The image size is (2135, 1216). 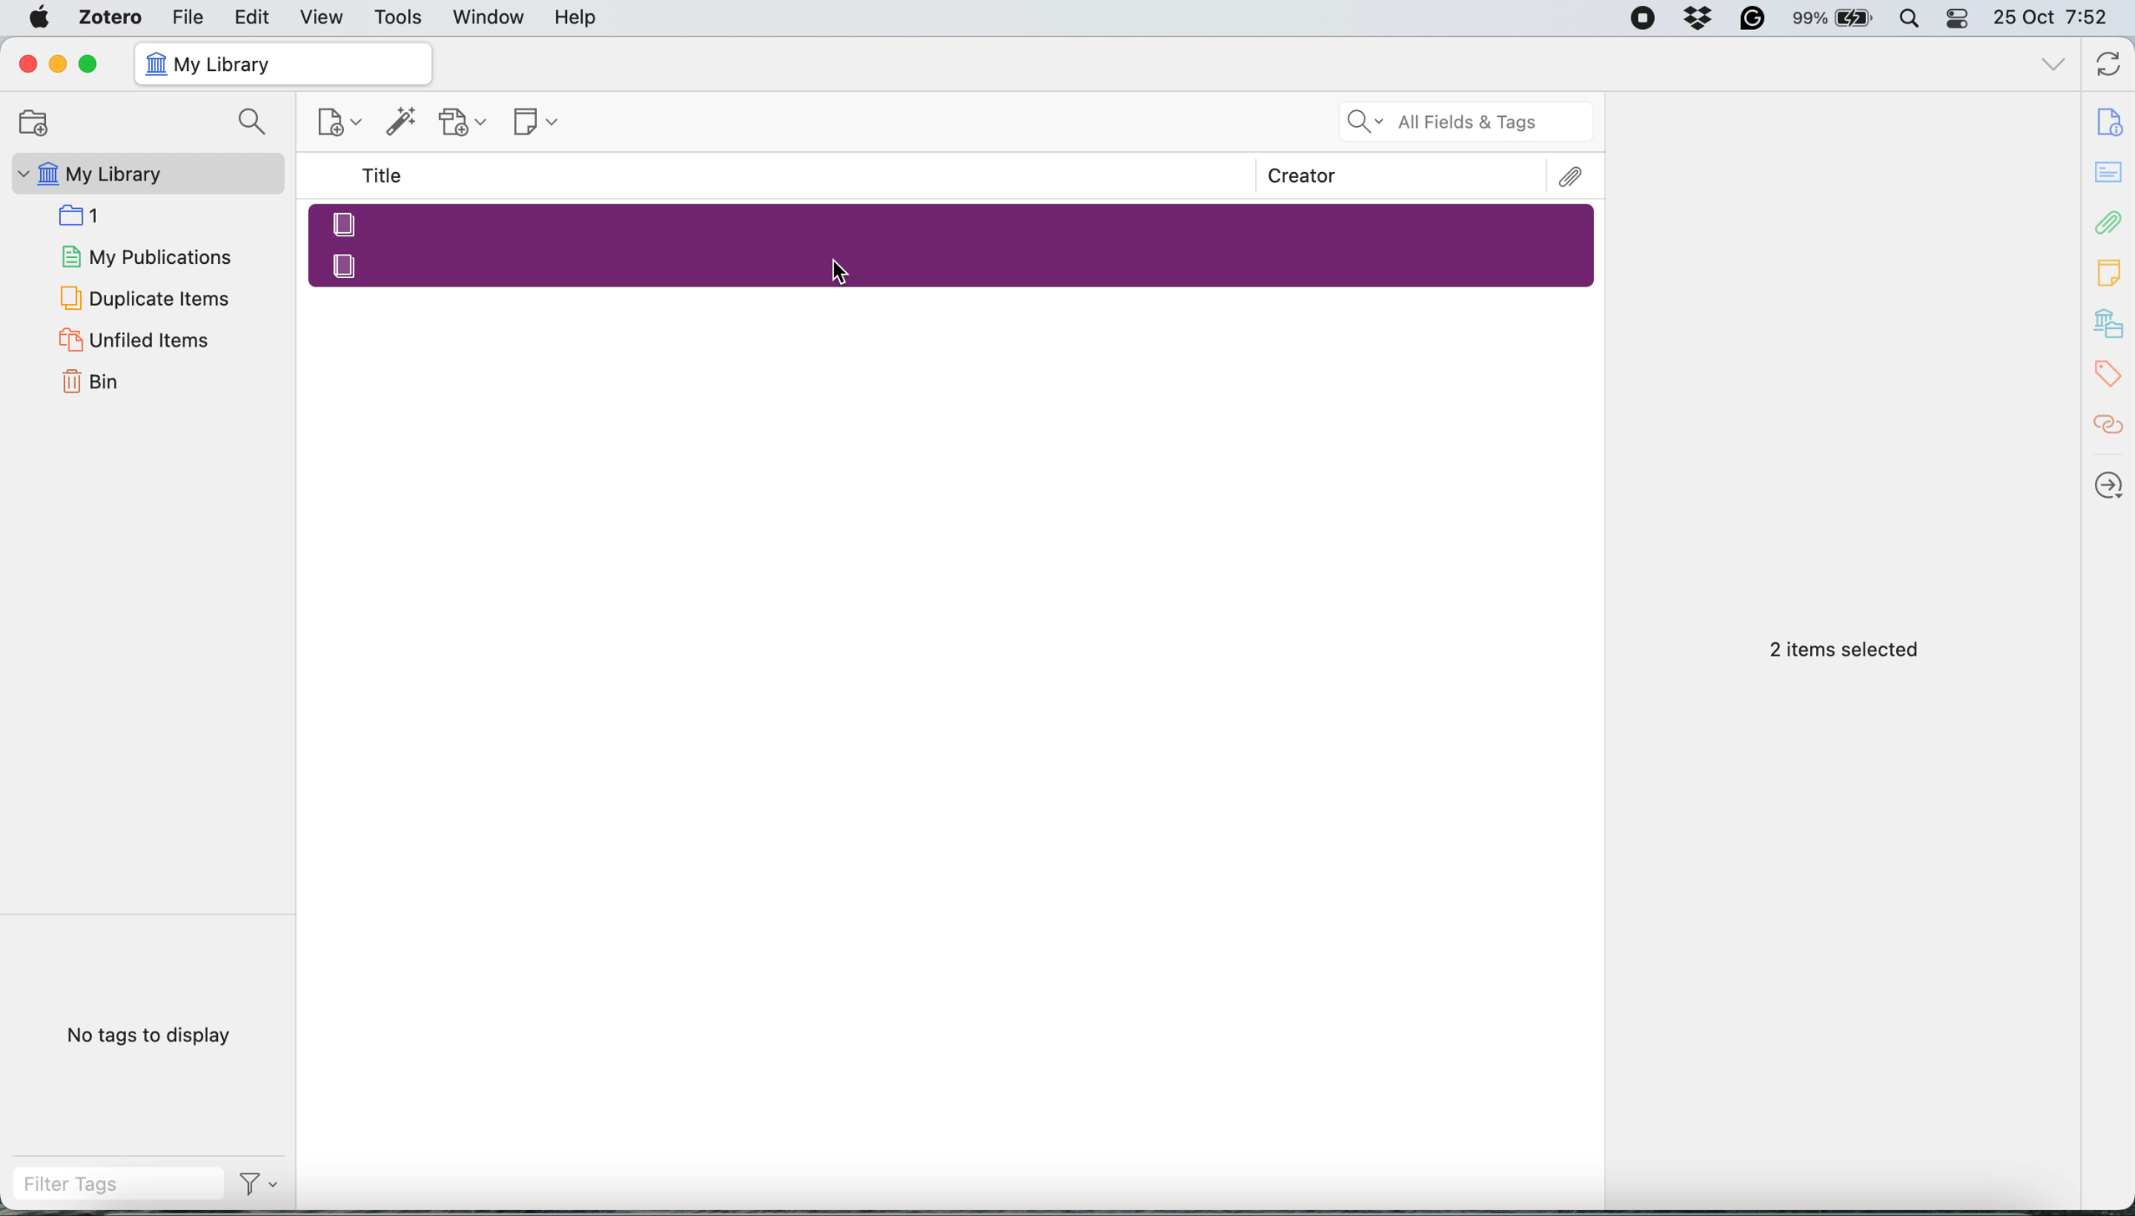 What do you see at coordinates (2054, 67) in the screenshot?
I see `list all tabs` at bounding box center [2054, 67].